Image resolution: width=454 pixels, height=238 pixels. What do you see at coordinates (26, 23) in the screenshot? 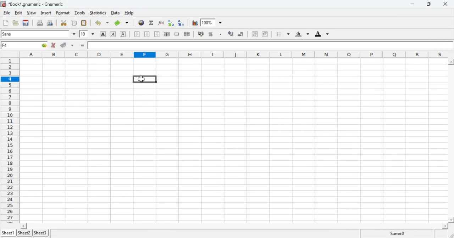
I see `Save` at bounding box center [26, 23].